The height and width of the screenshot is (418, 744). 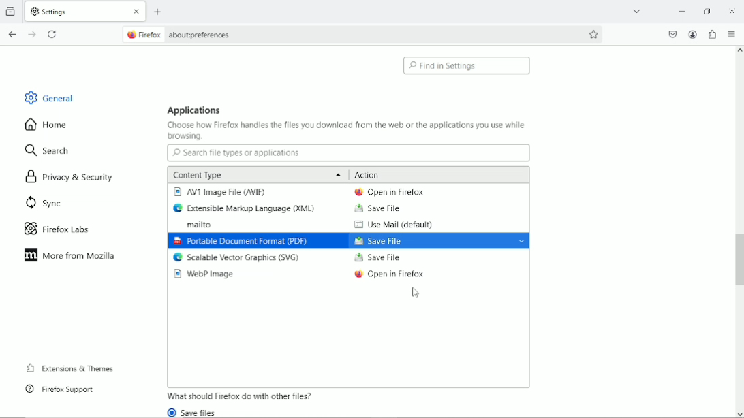 I want to click on Content type, so click(x=255, y=174).